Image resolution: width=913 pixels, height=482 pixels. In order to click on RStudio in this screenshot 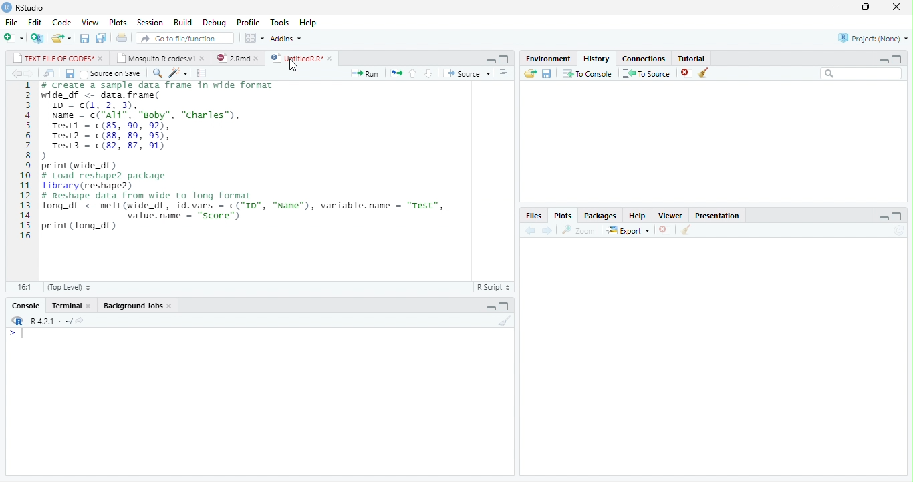, I will do `click(31, 8)`.